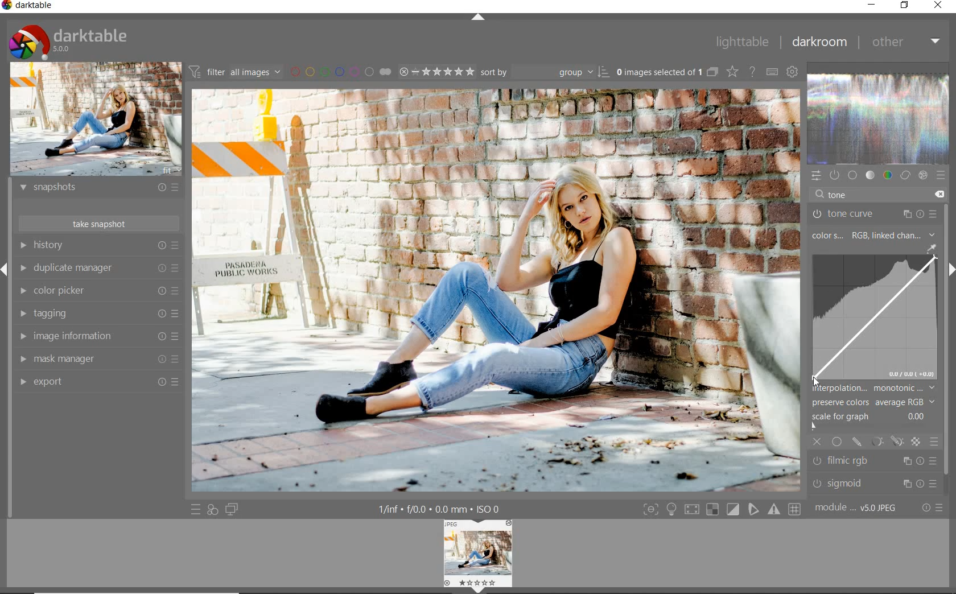  I want to click on quick access panel, so click(815, 175).